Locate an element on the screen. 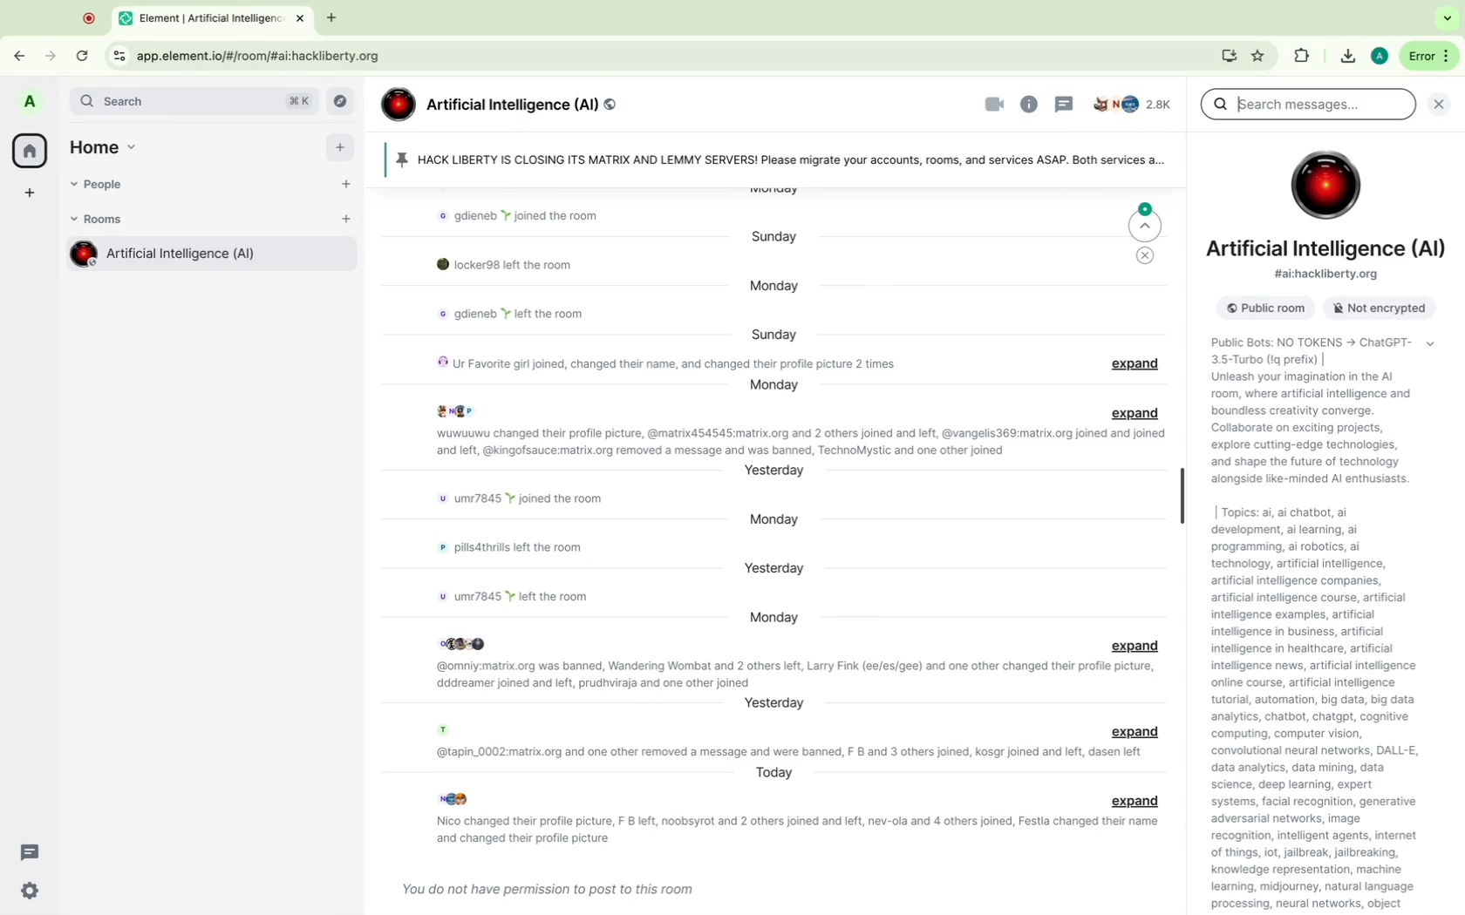 The width and height of the screenshot is (1465, 915). new tab is located at coordinates (330, 19).